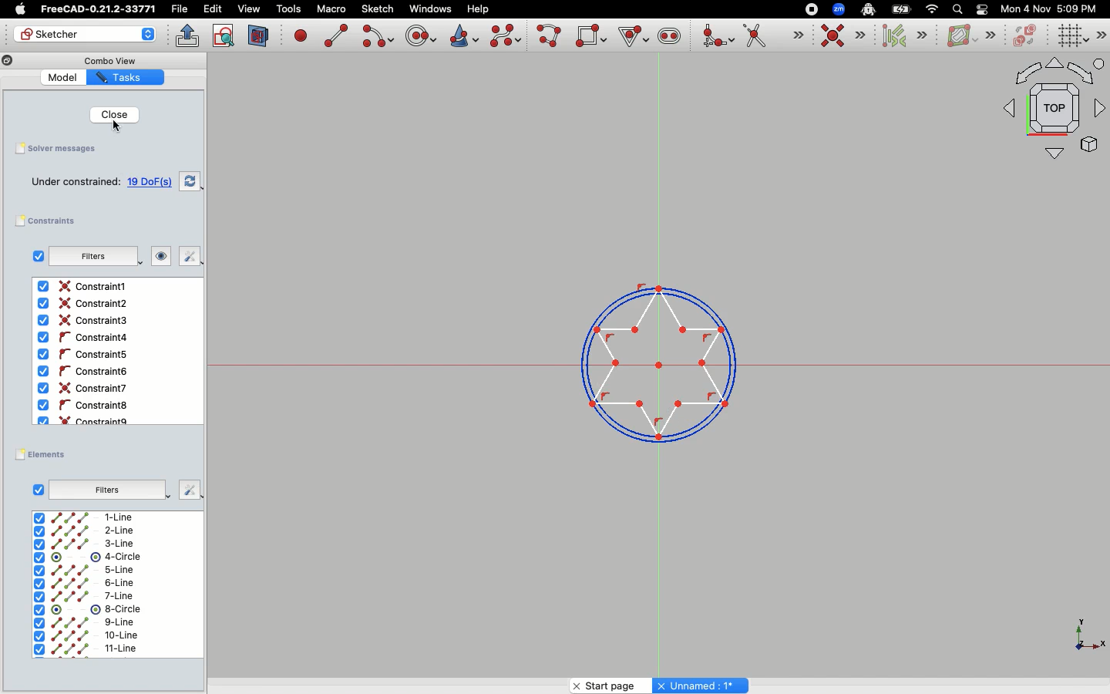  What do you see at coordinates (8, 62) in the screenshot?
I see `Copy` at bounding box center [8, 62].